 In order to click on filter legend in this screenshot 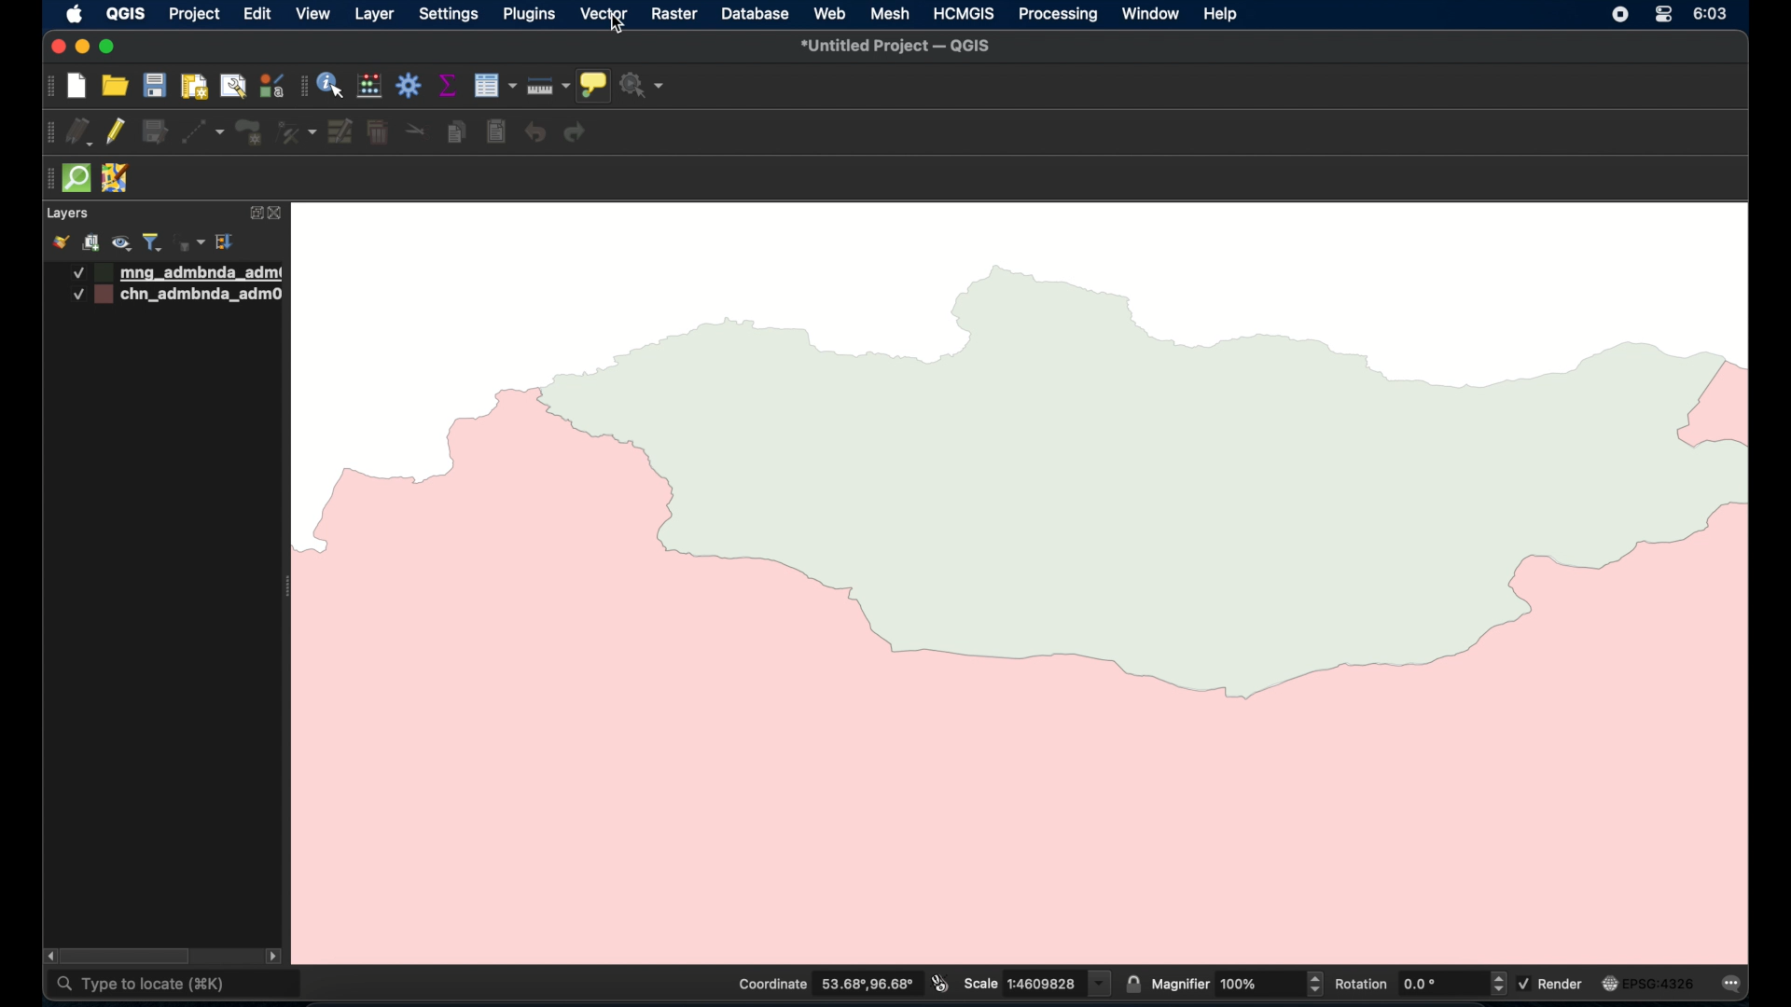, I will do `click(153, 242)`.